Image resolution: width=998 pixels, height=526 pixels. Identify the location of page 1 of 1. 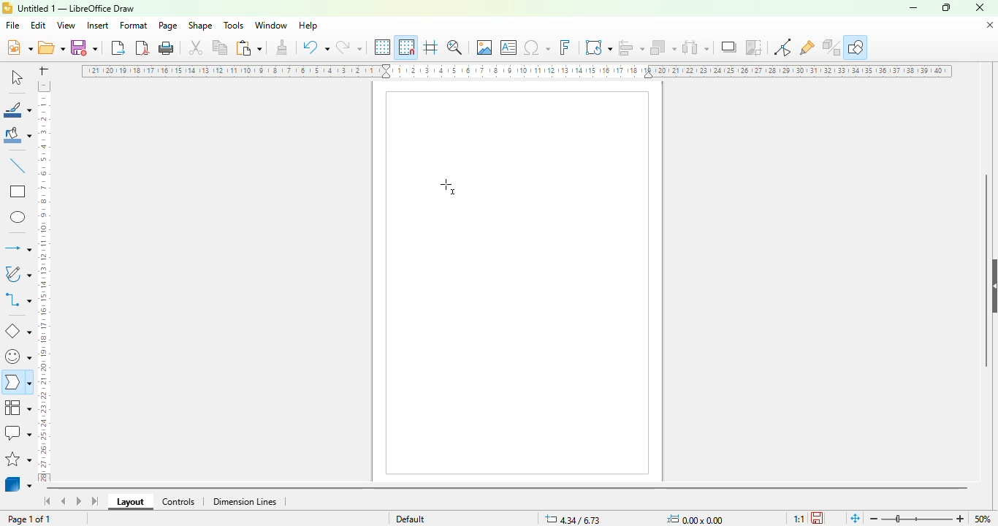
(29, 519).